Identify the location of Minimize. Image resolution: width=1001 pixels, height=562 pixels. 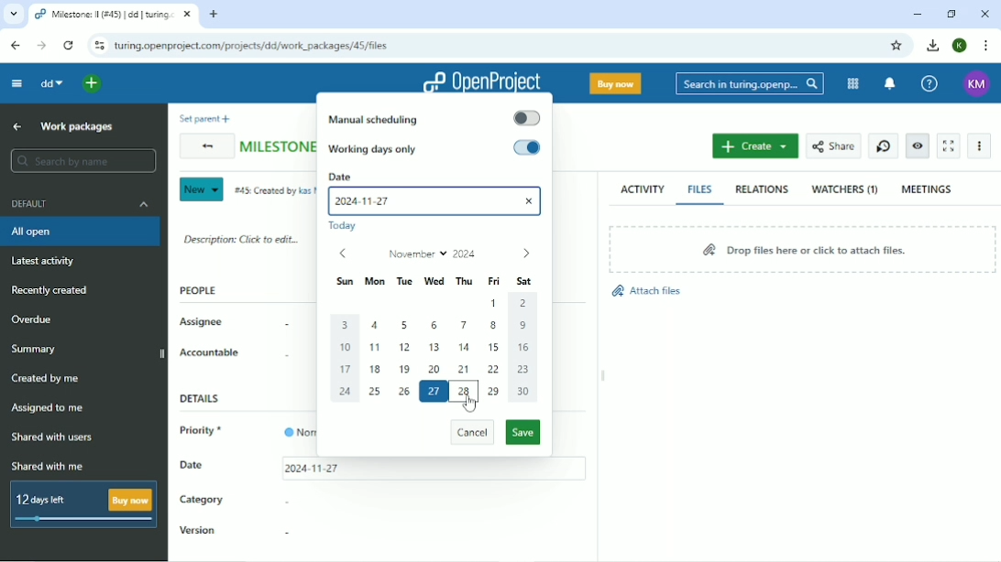
(918, 14).